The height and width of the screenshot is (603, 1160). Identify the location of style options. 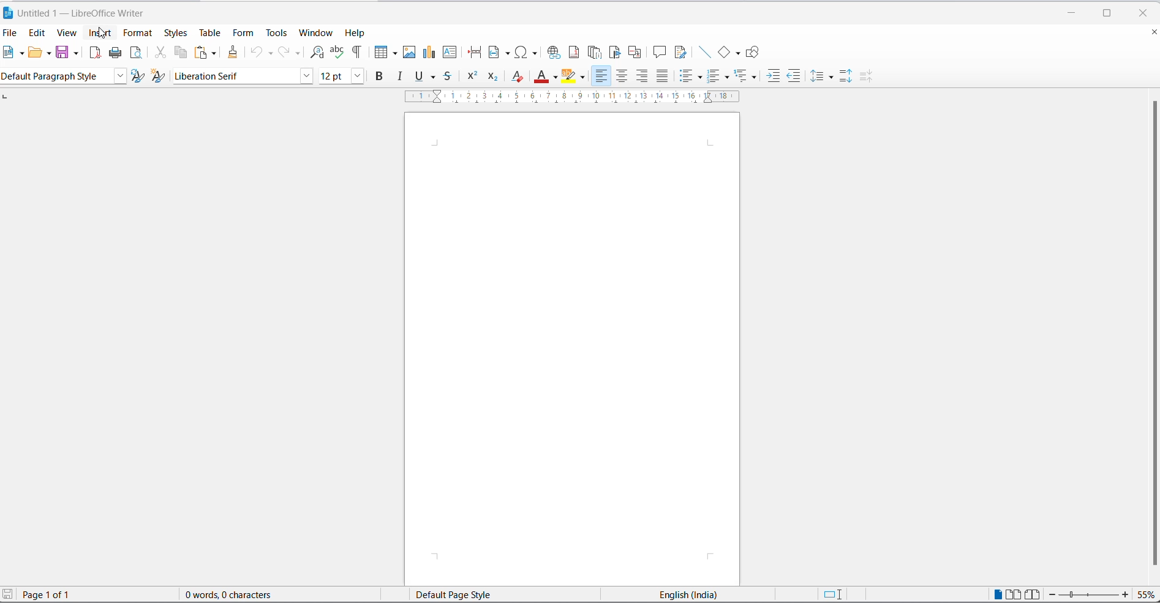
(122, 76).